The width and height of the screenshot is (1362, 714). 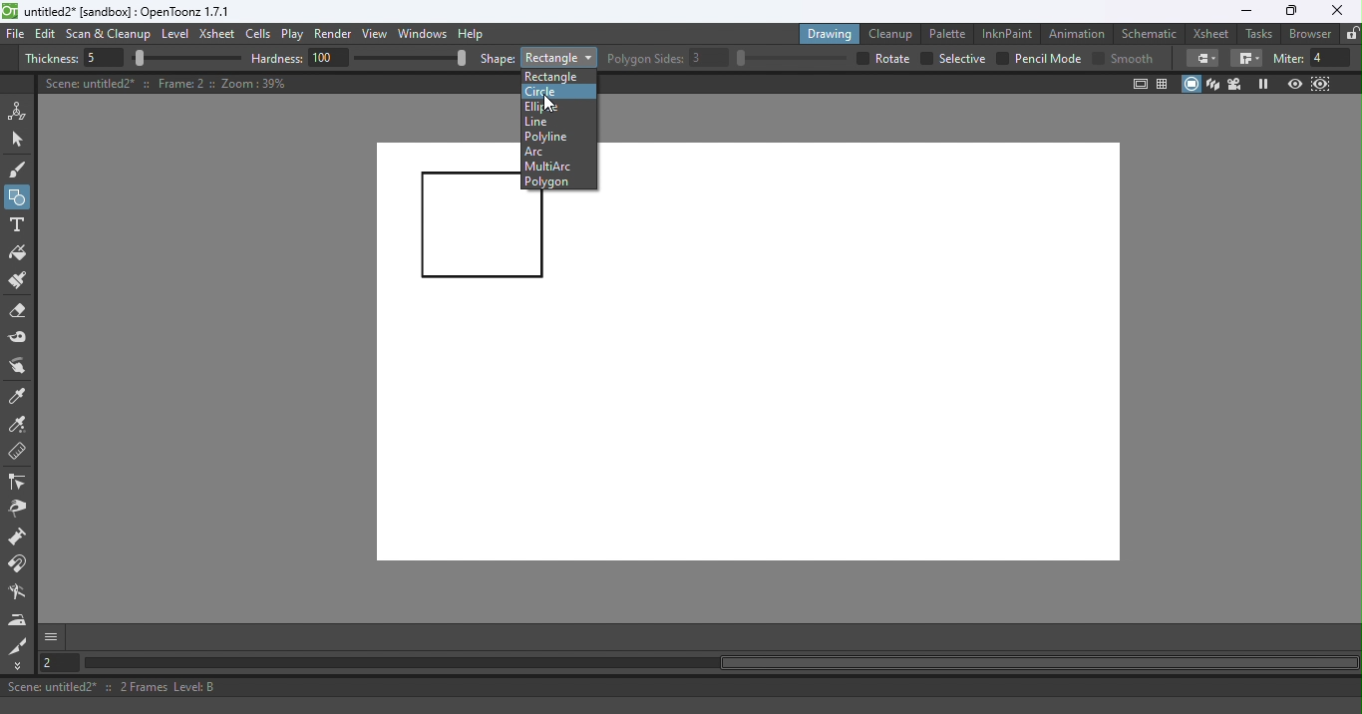 I want to click on Finger tool, so click(x=18, y=368).